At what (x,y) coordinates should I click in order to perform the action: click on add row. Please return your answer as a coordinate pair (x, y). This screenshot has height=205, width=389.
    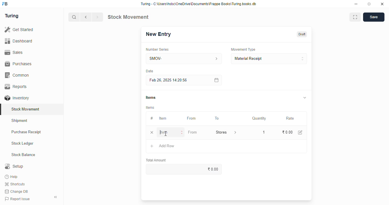
    Looking at the image, I should click on (167, 146).